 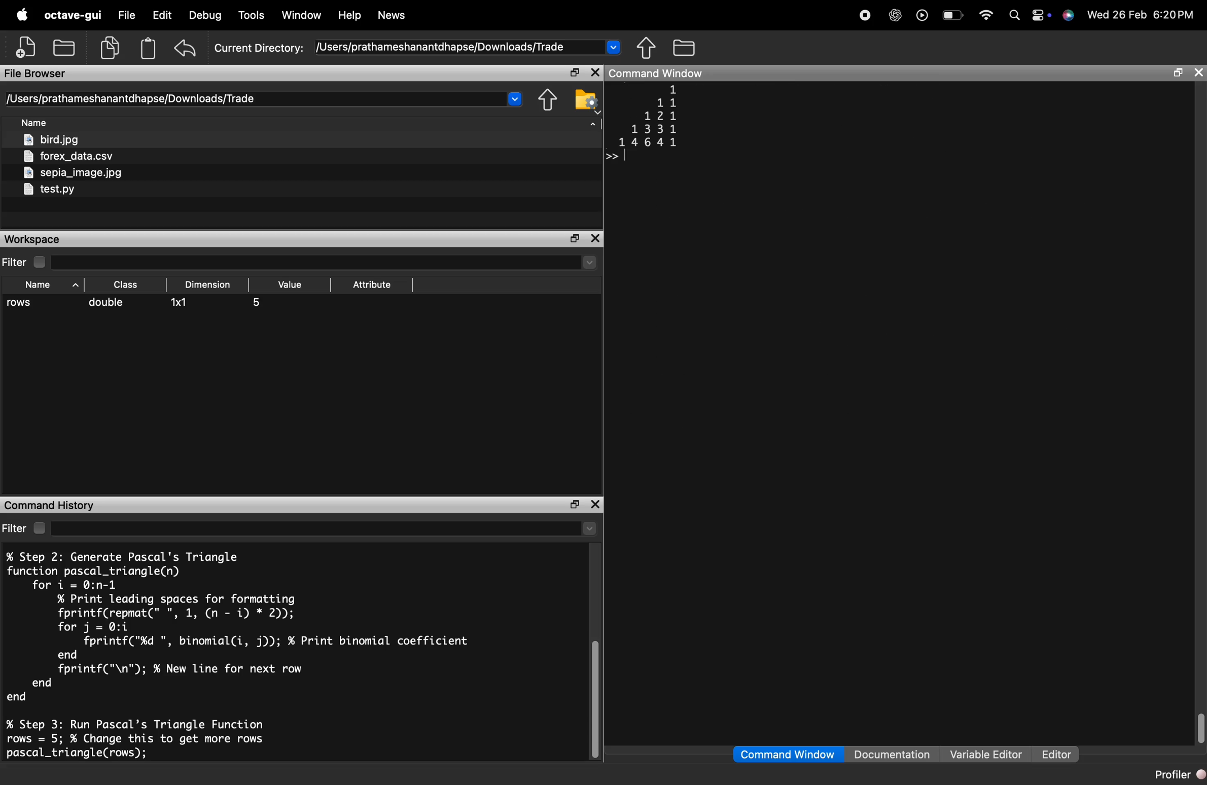 I want to click on undo, so click(x=187, y=48).